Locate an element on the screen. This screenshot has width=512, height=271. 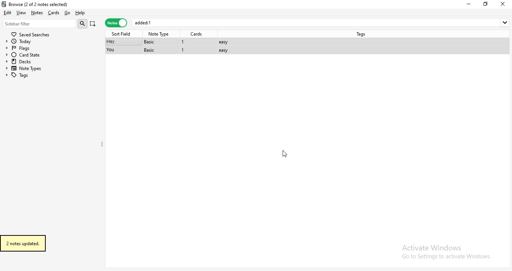
hey is located at coordinates (110, 42).